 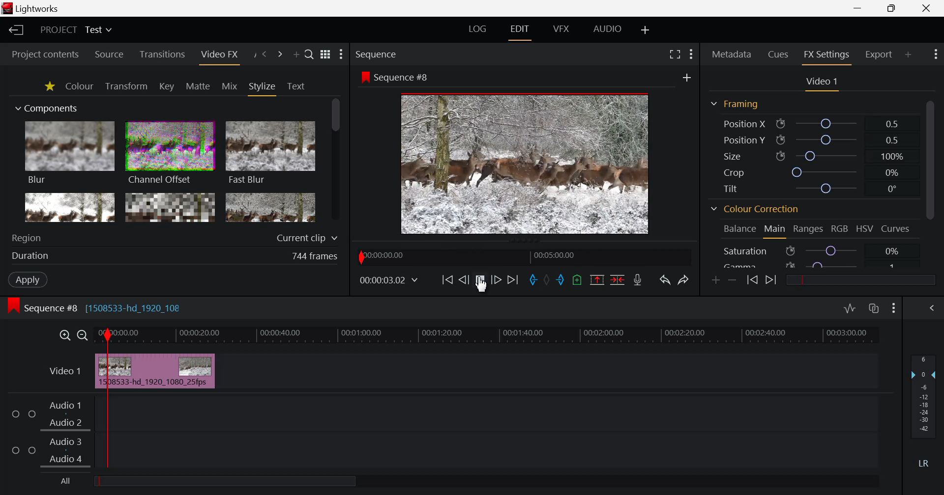 What do you see at coordinates (310, 55) in the screenshot?
I see `Search` at bounding box center [310, 55].